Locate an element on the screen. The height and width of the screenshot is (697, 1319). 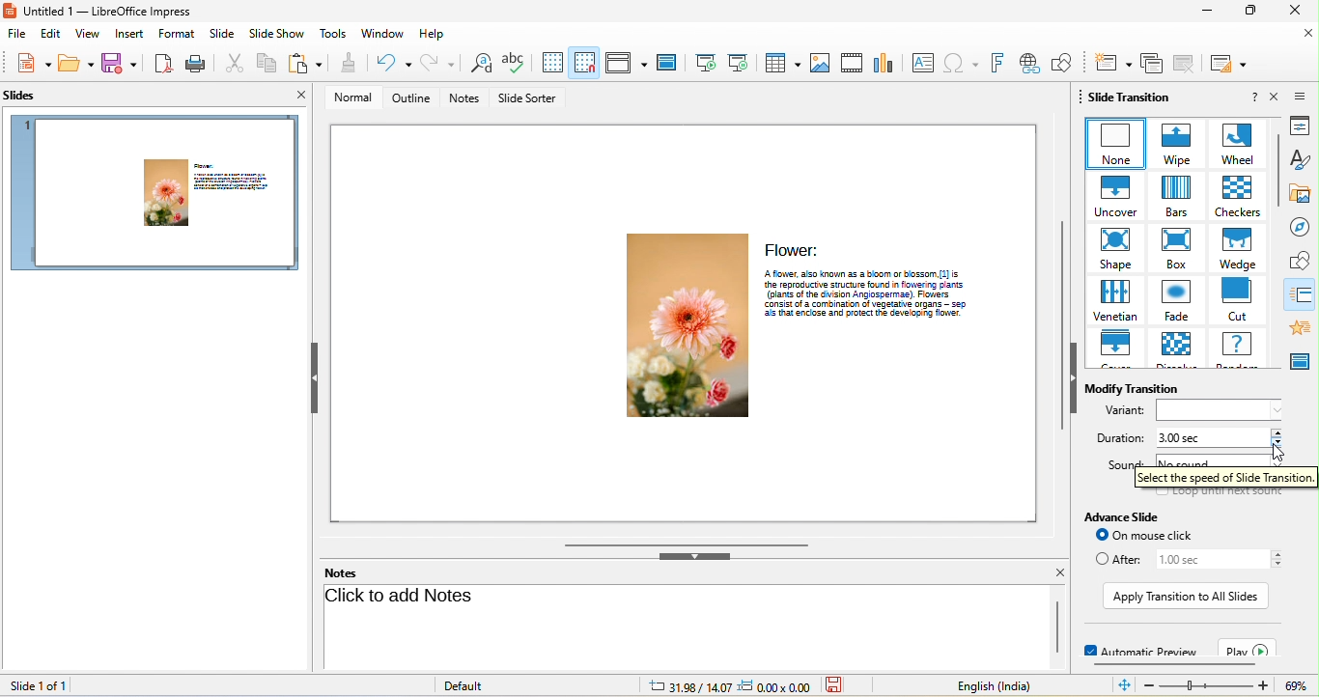
1.00 sec is located at coordinates (1207, 559).